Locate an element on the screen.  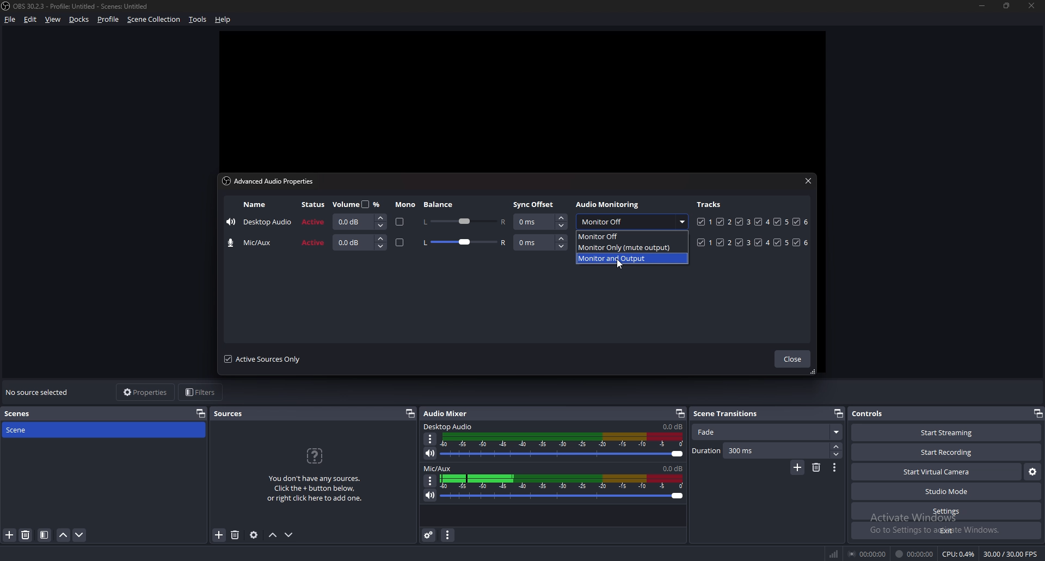
00:00:00 is located at coordinates (869, 553).